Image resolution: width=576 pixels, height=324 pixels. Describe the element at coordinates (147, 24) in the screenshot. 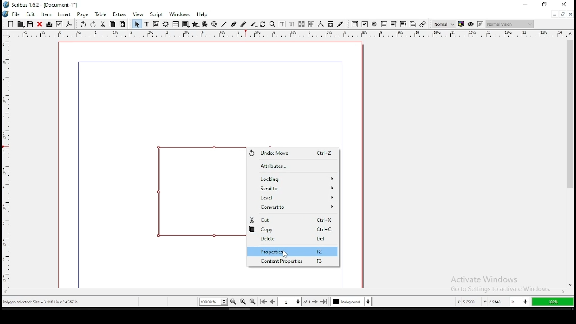

I see `text` at that location.